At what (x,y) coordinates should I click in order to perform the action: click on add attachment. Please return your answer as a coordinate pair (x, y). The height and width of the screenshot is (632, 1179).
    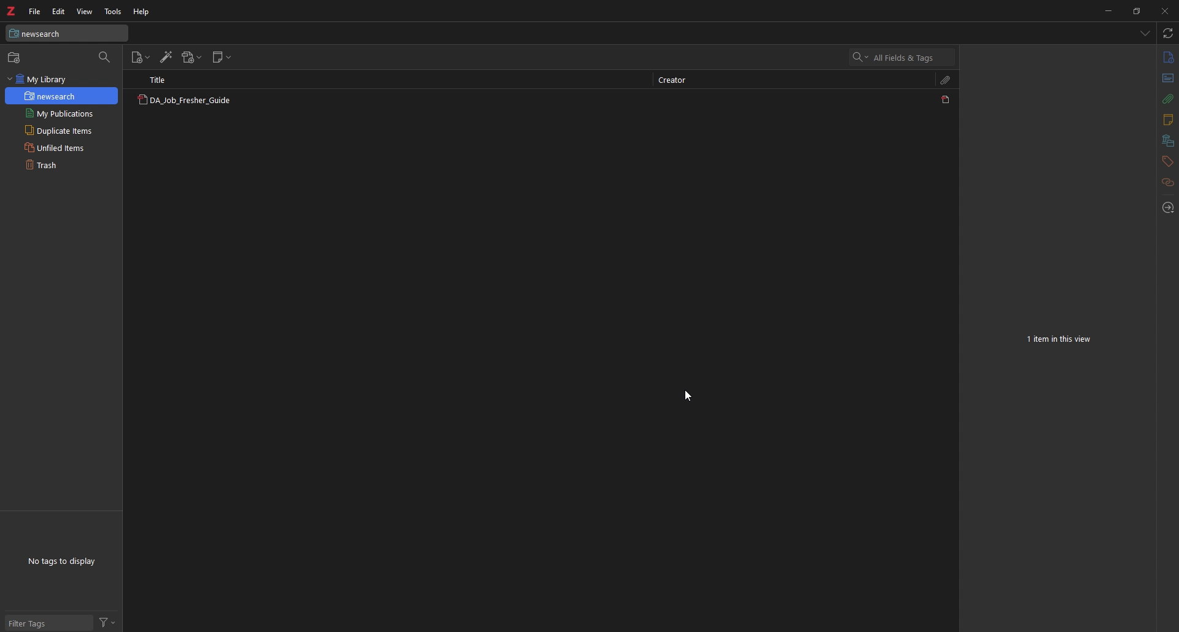
    Looking at the image, I should click on (192, 57).